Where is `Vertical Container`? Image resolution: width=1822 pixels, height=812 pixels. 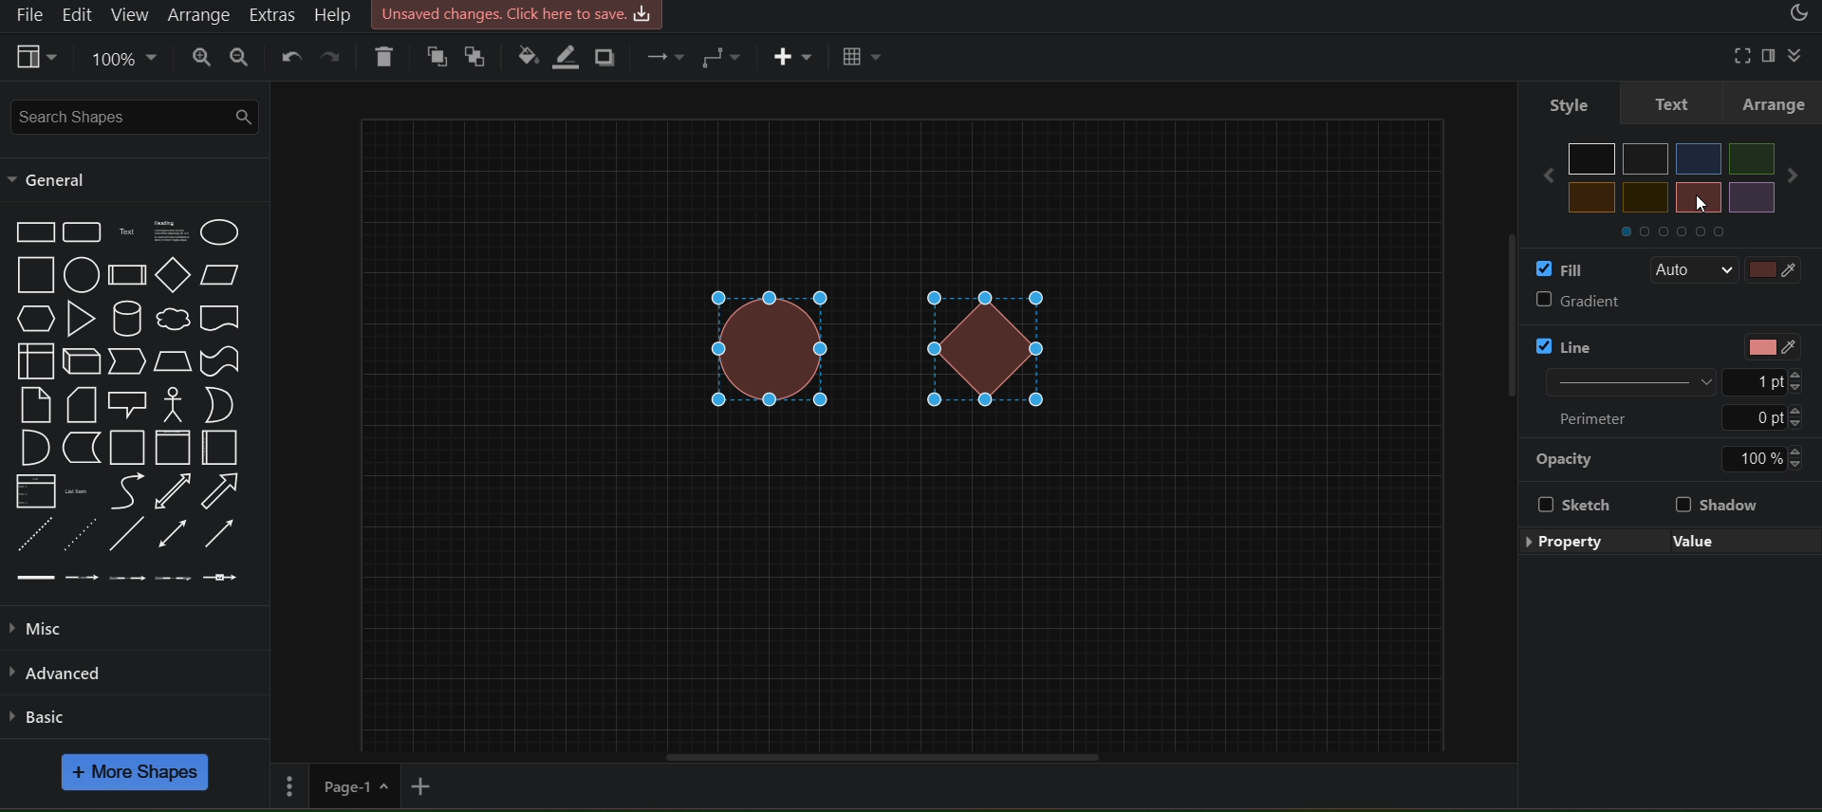
Vertical Container is located at coordinates (174, 446).